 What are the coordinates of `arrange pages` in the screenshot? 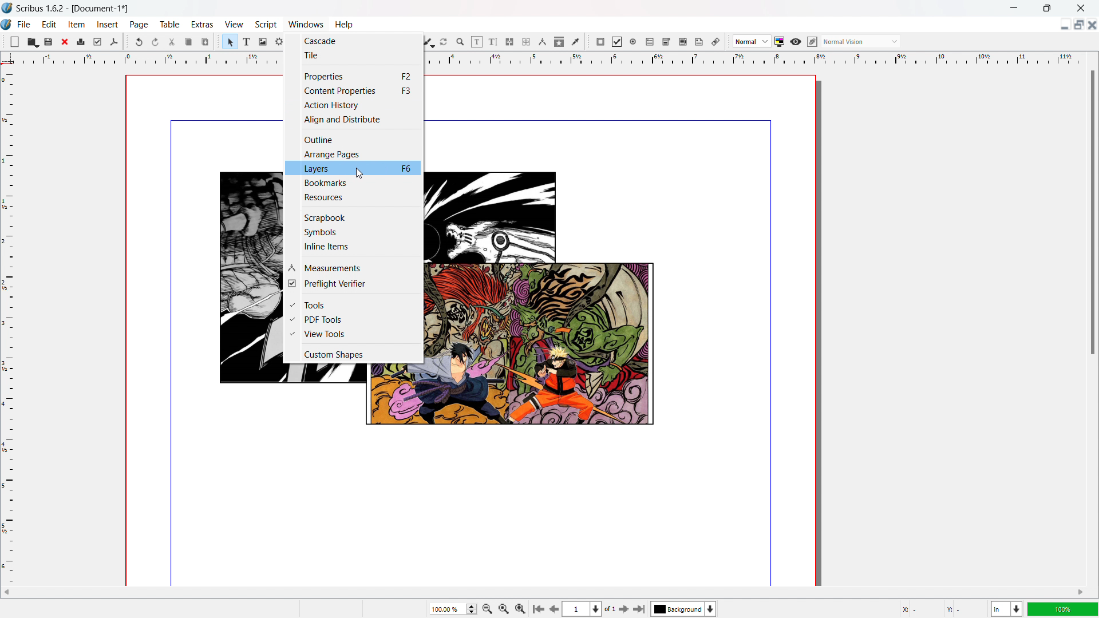 It's located at (354, 154).